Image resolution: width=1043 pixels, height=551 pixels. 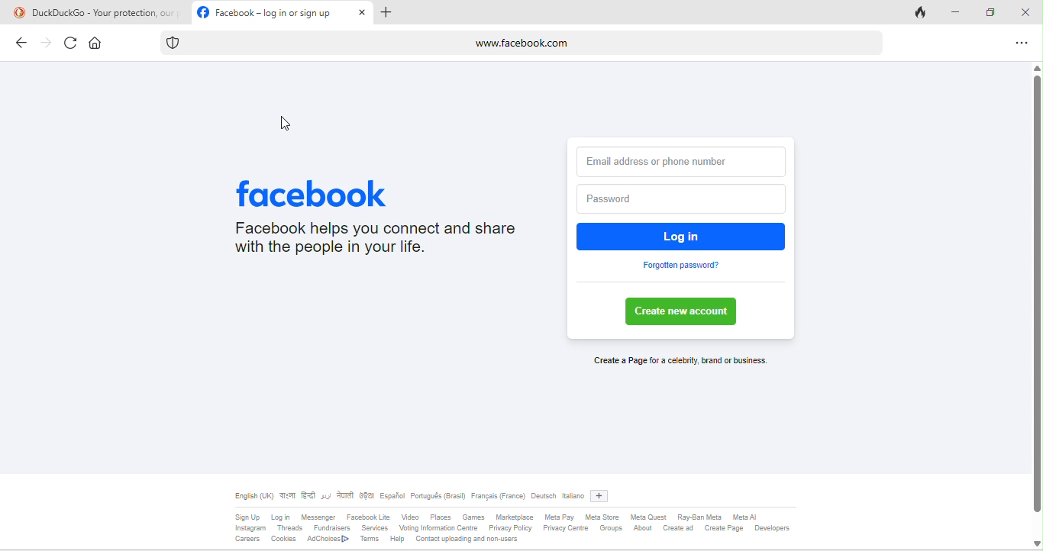 I want to click on home, so click(x=95, y=43).